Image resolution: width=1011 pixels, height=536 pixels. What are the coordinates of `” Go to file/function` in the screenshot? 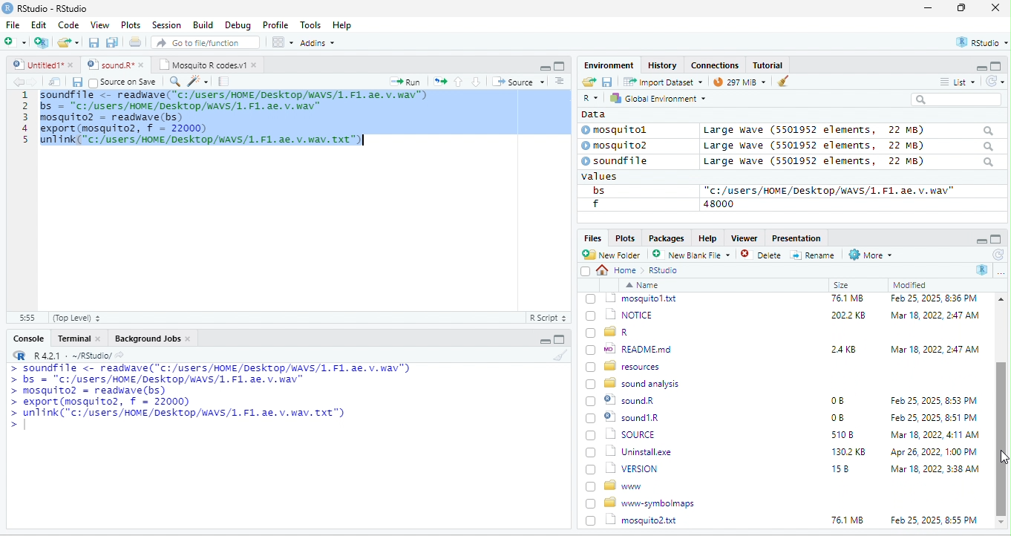 It's located at (206, 44).